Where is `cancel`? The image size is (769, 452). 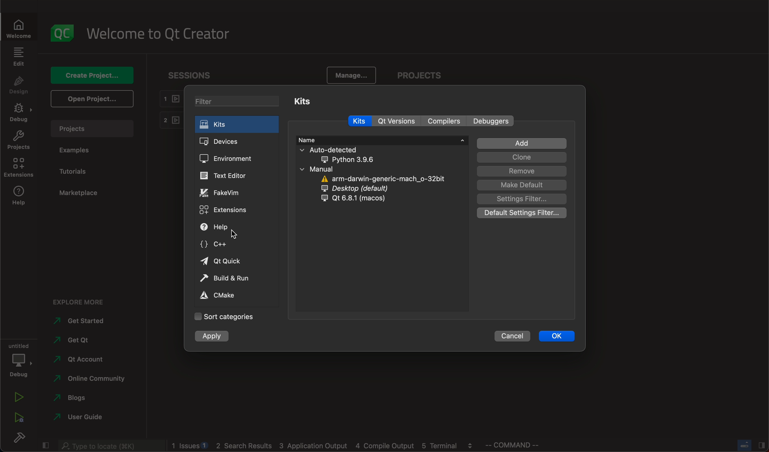 cancel is located at coordinates (505, 336).